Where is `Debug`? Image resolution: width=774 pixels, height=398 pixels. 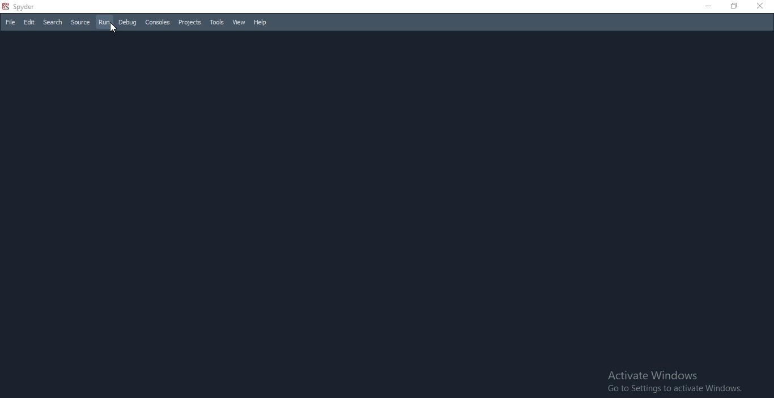 Debug is located at coordinates (126, 21).